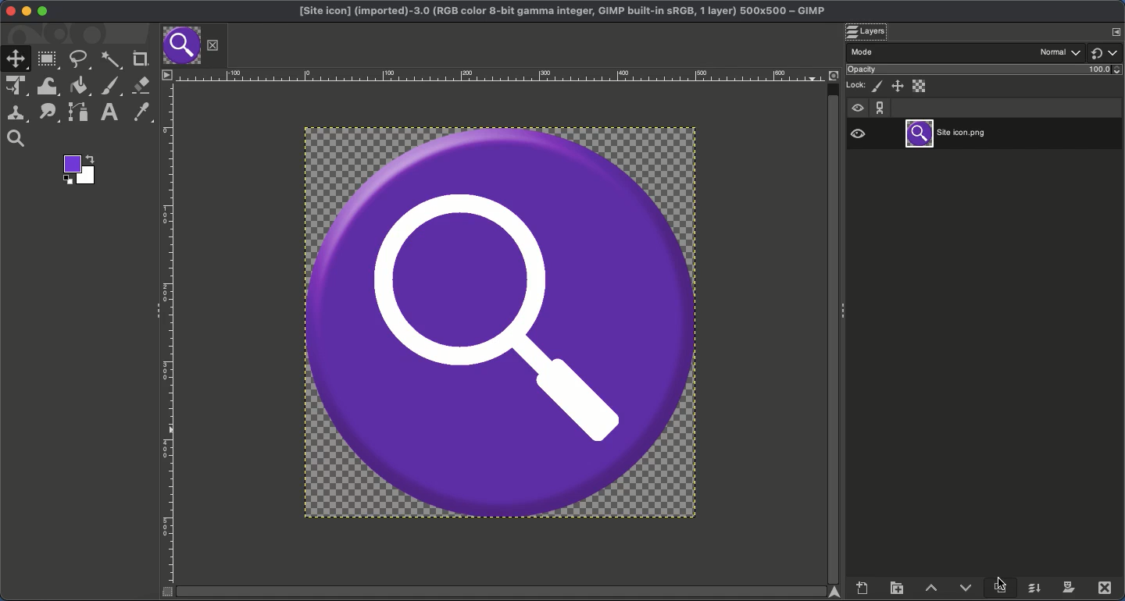  What do you see at coordinates (864, 69) in the screenshot?
I see `Opacity` at bounding box center [864, 69].